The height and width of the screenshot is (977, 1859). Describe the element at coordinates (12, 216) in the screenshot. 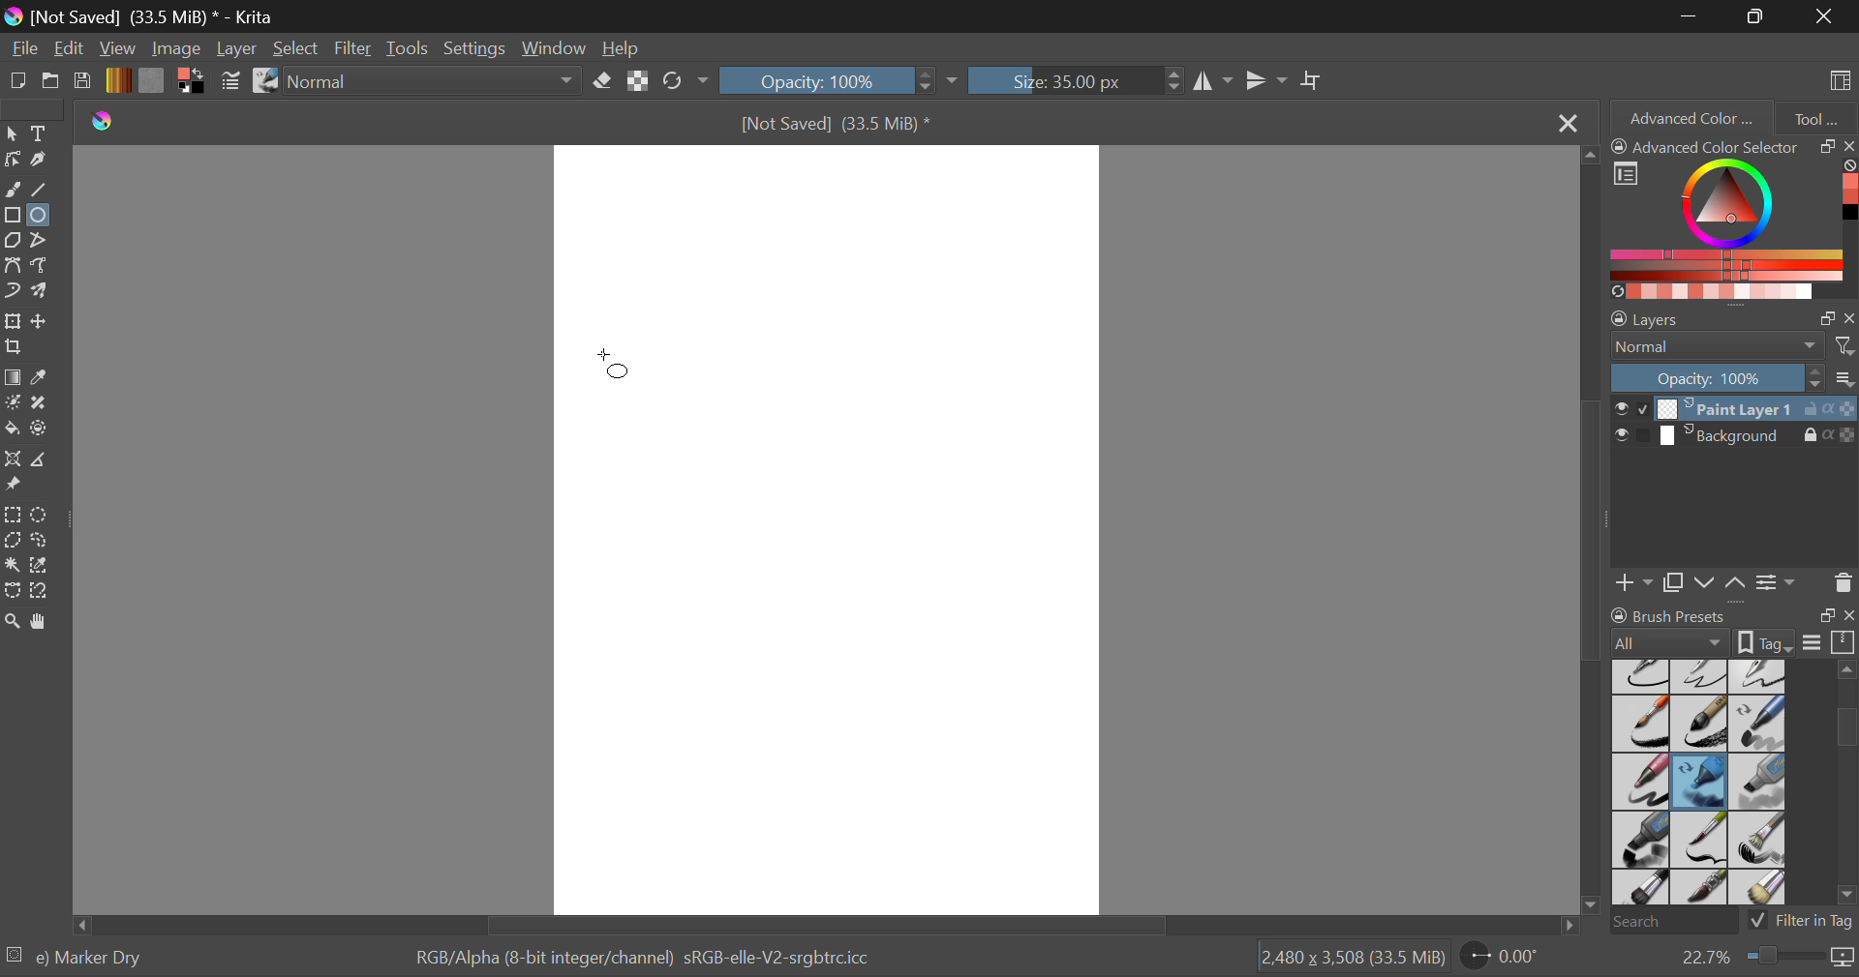

I see `Rectangle` at that location.